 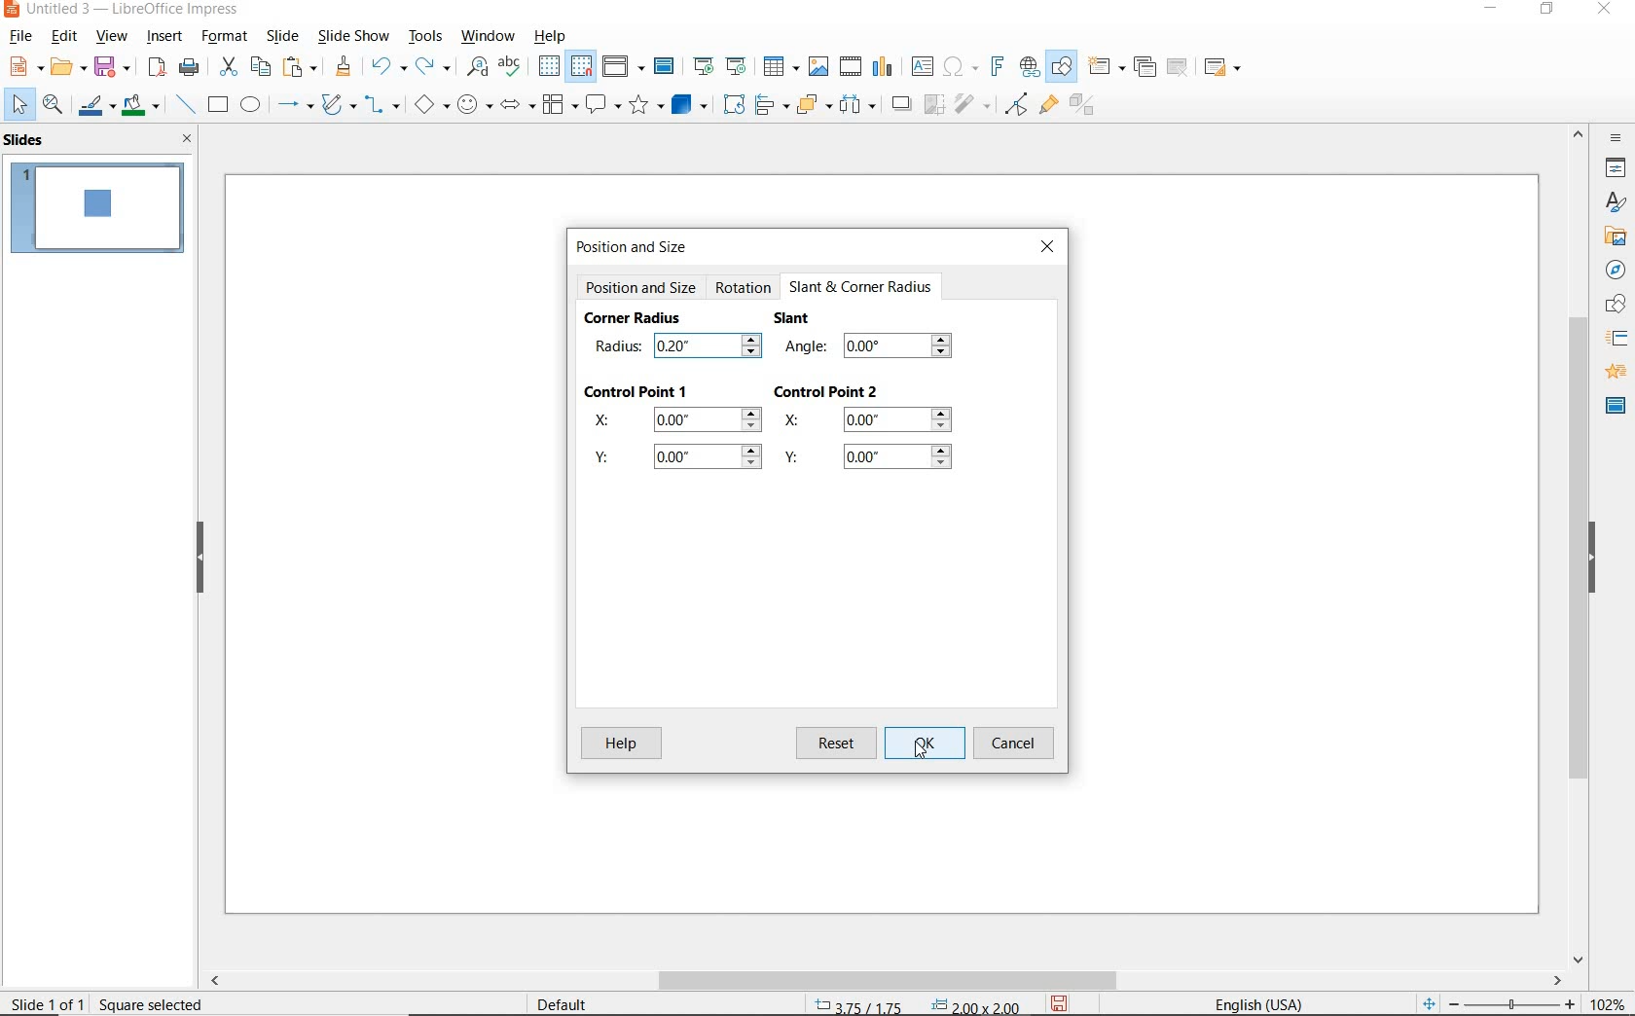 I want to click on new, so click(x=18, y=69).